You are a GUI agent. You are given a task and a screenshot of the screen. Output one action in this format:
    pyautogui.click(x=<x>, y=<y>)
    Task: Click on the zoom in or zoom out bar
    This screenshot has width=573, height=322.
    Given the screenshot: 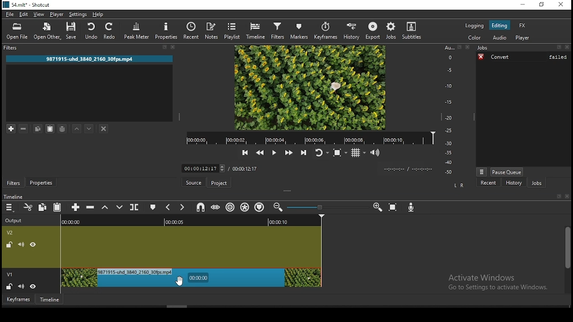 What is the action you would take?
    pyautogui.click(x=325, y=207)
    